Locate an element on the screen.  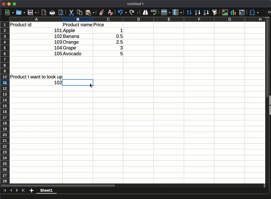
minimize is located at coordinates (9, 4).